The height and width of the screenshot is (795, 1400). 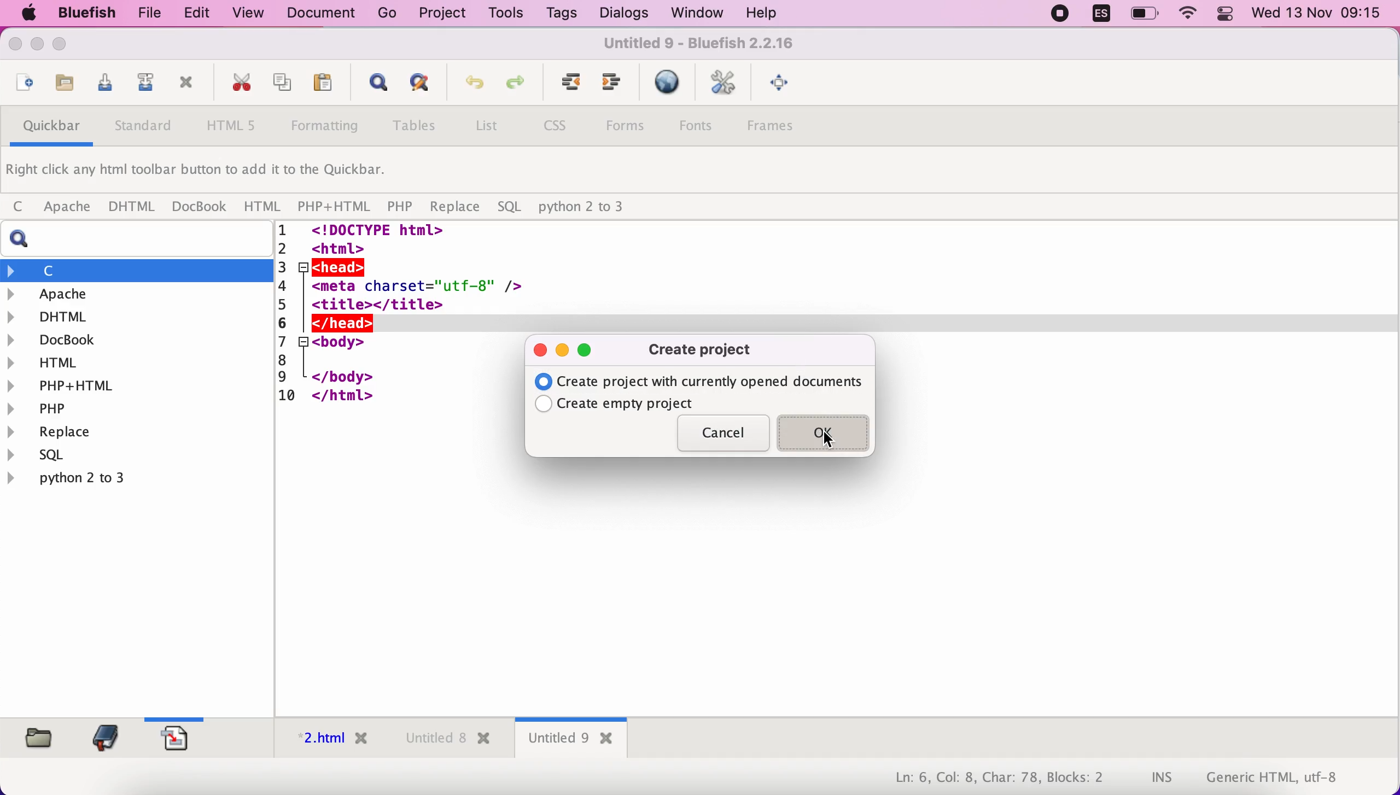 What do you see at coordinates (592, 207) in the screenshot?
I see `python 2 to 3` at bounding box center [592, 207].